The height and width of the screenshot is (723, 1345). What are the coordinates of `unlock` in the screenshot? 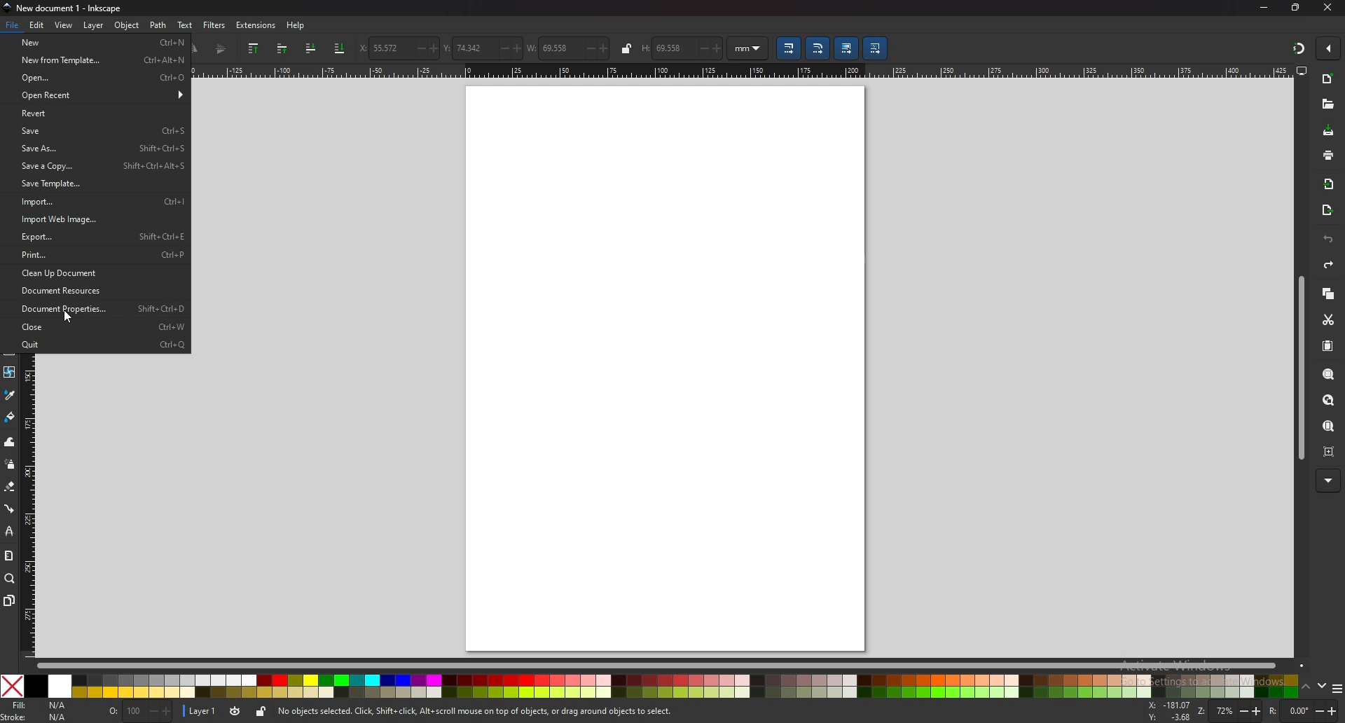 It's located at (258, 712).